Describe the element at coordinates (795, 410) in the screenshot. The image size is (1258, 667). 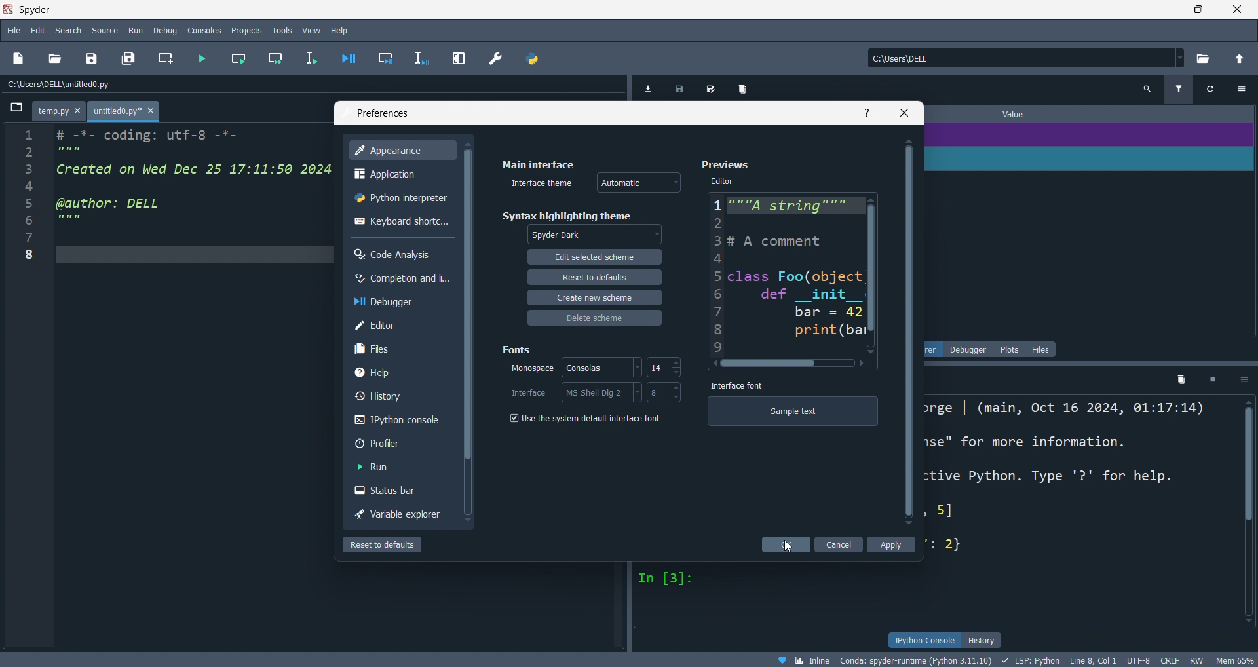
I see `Sample text` at that location.